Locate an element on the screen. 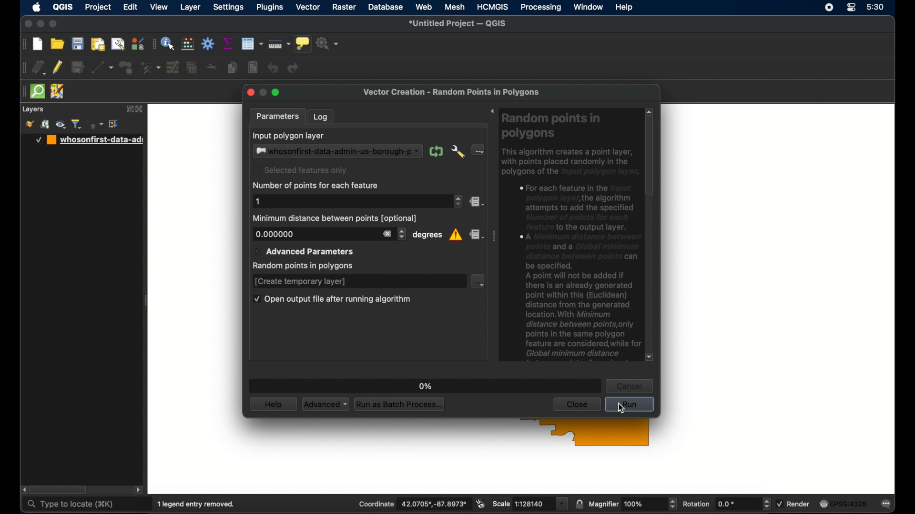  maximize is located at coordinates (54, 24).